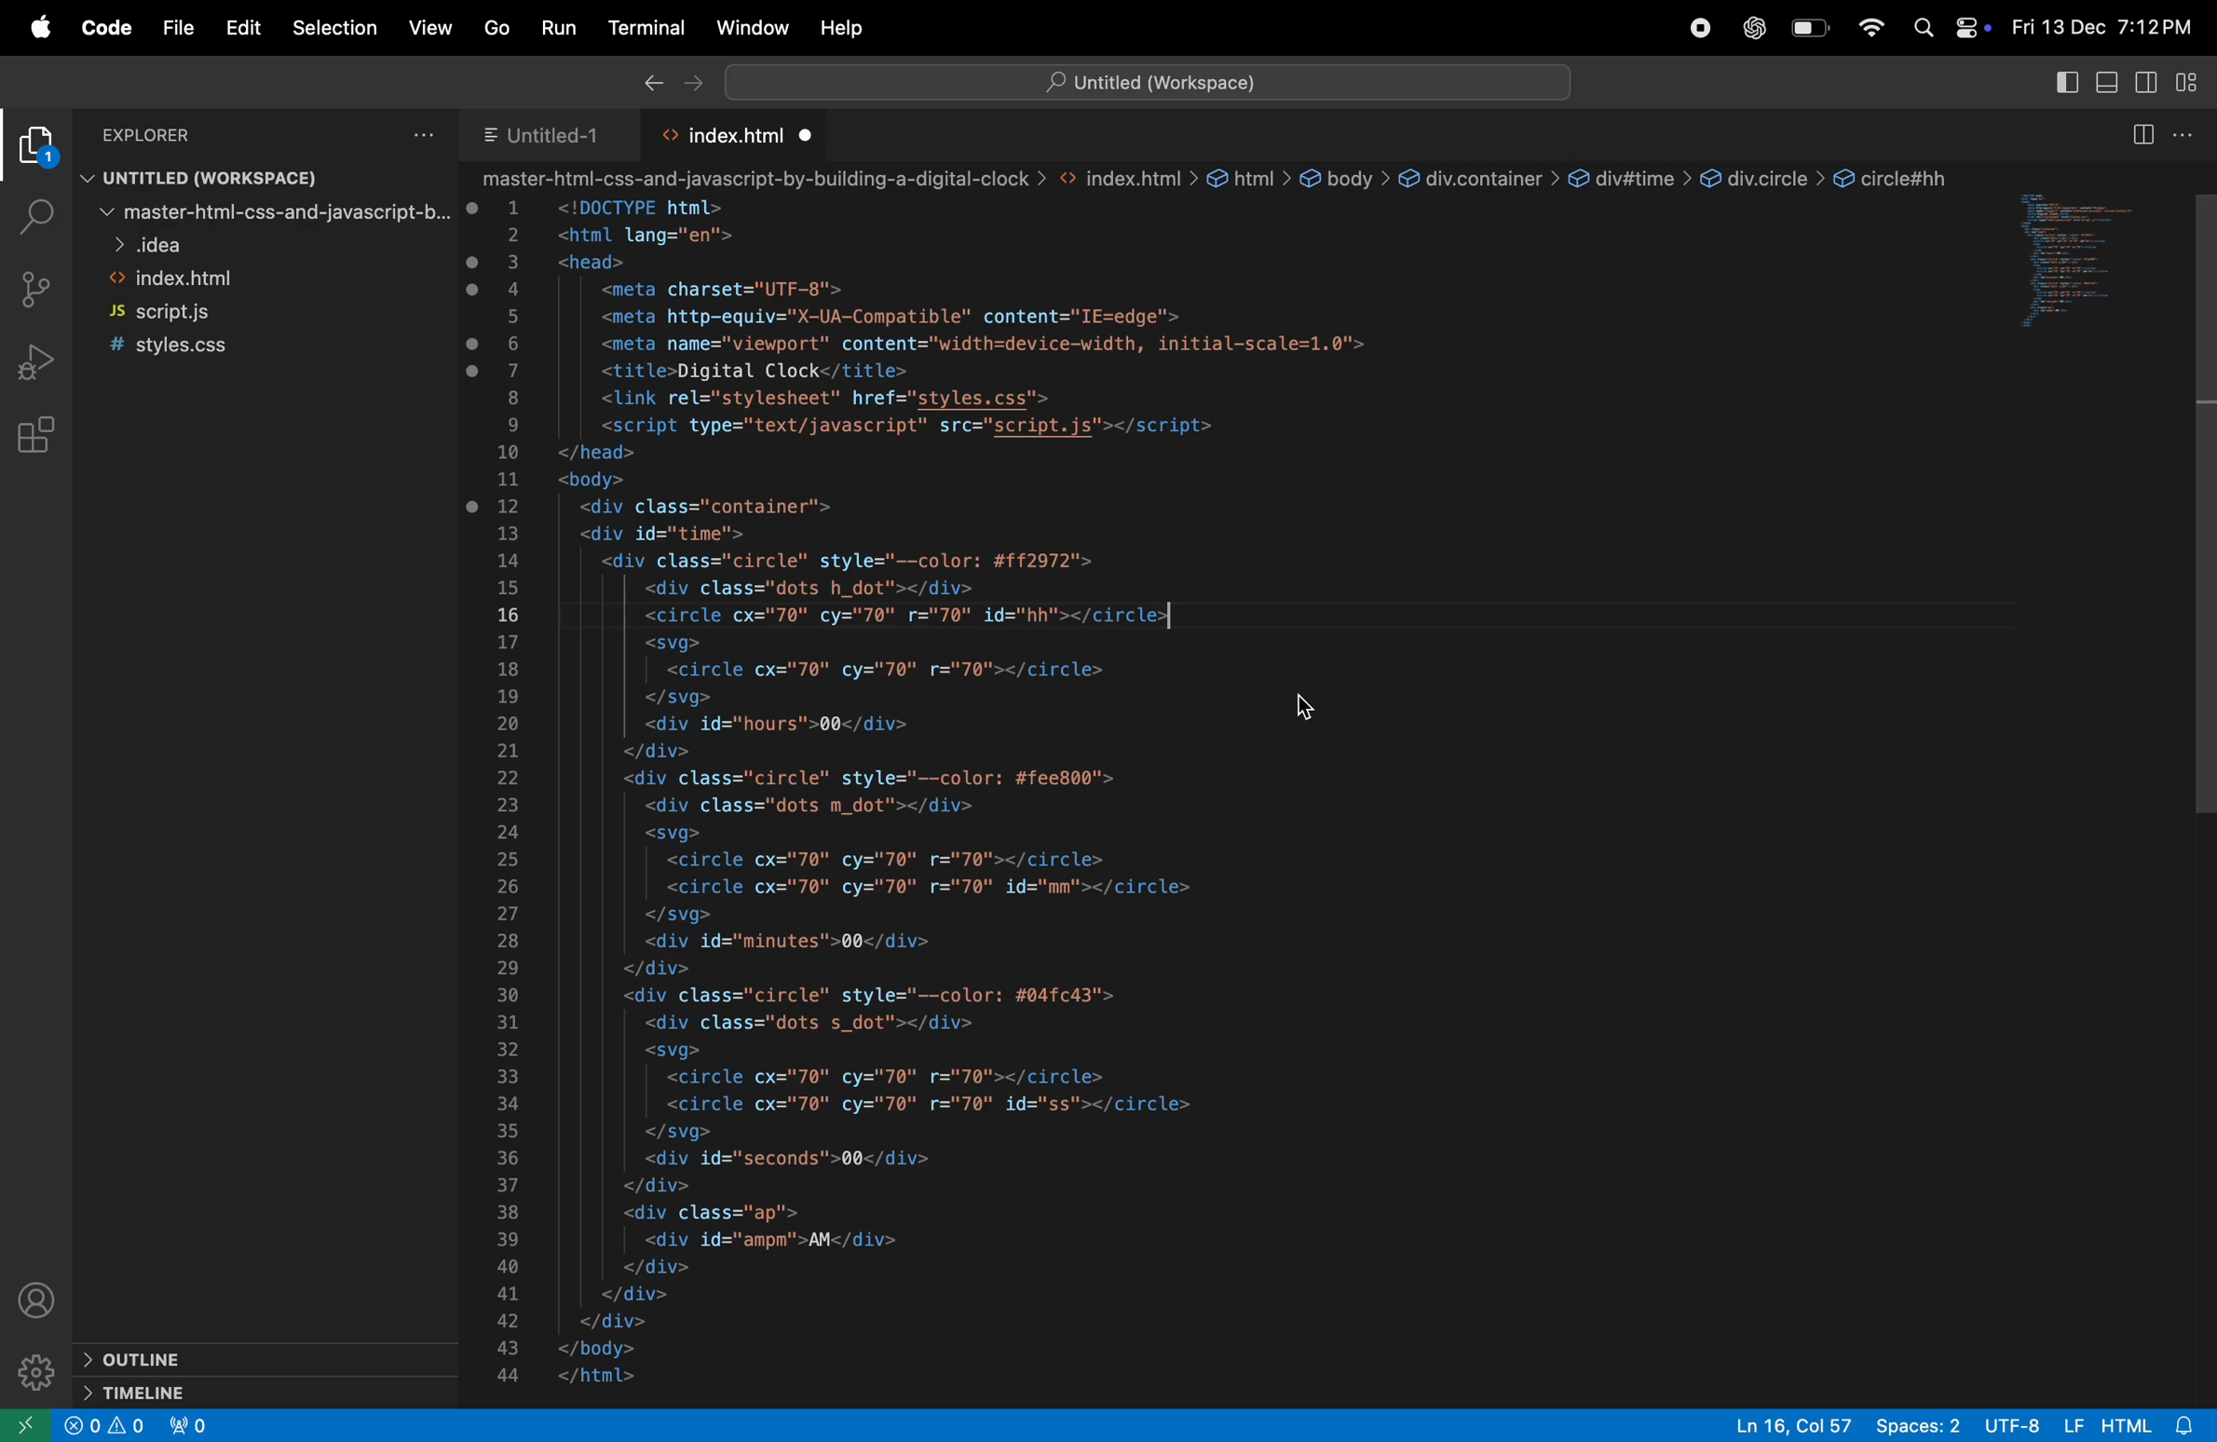 This screenshot has height=1442, width=2217. I want to click on battery, so click(1810, 29).